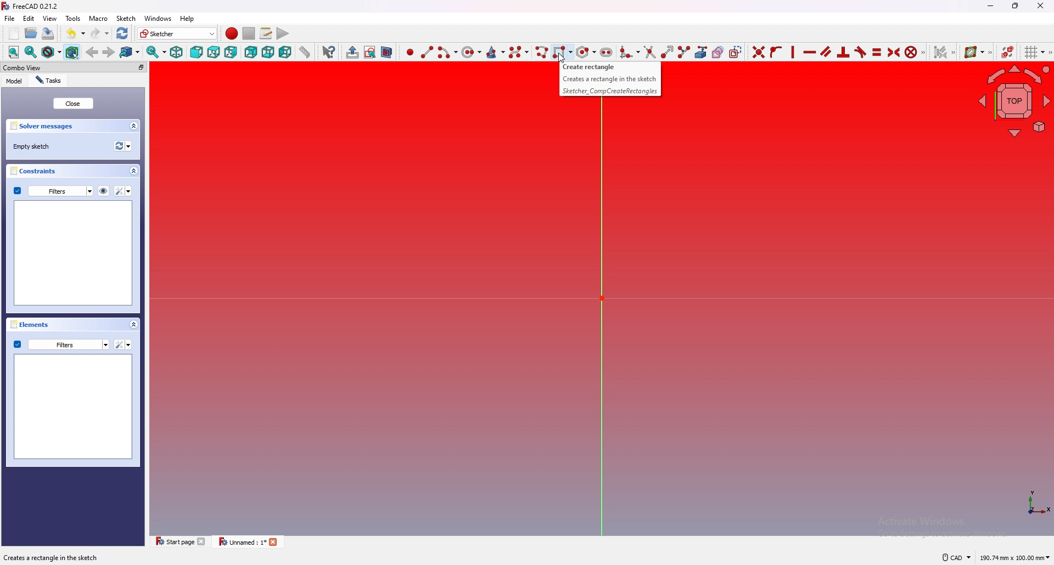  What do you see at coordinates (810, 52) in the screenshot?
I see `constraint vertically` at bounding box center [810, 52].